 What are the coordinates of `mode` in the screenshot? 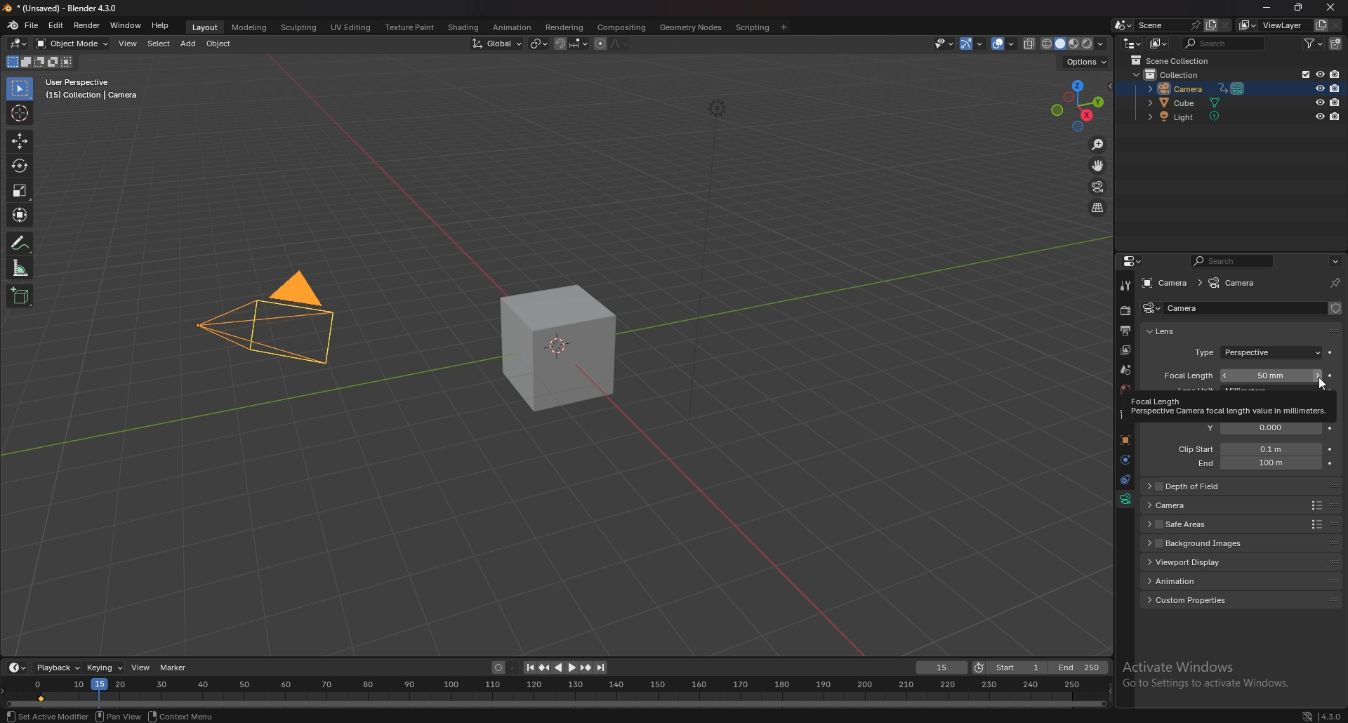 It's located at (39, 62).